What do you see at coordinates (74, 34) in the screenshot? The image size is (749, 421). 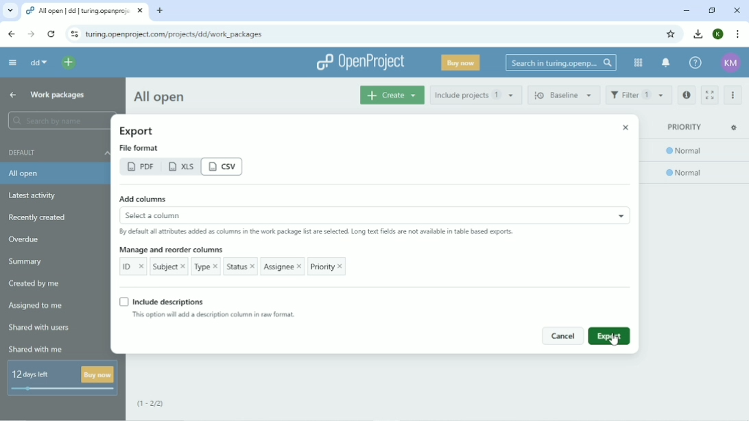 I see `View site information` at bounding box center [74, 34].